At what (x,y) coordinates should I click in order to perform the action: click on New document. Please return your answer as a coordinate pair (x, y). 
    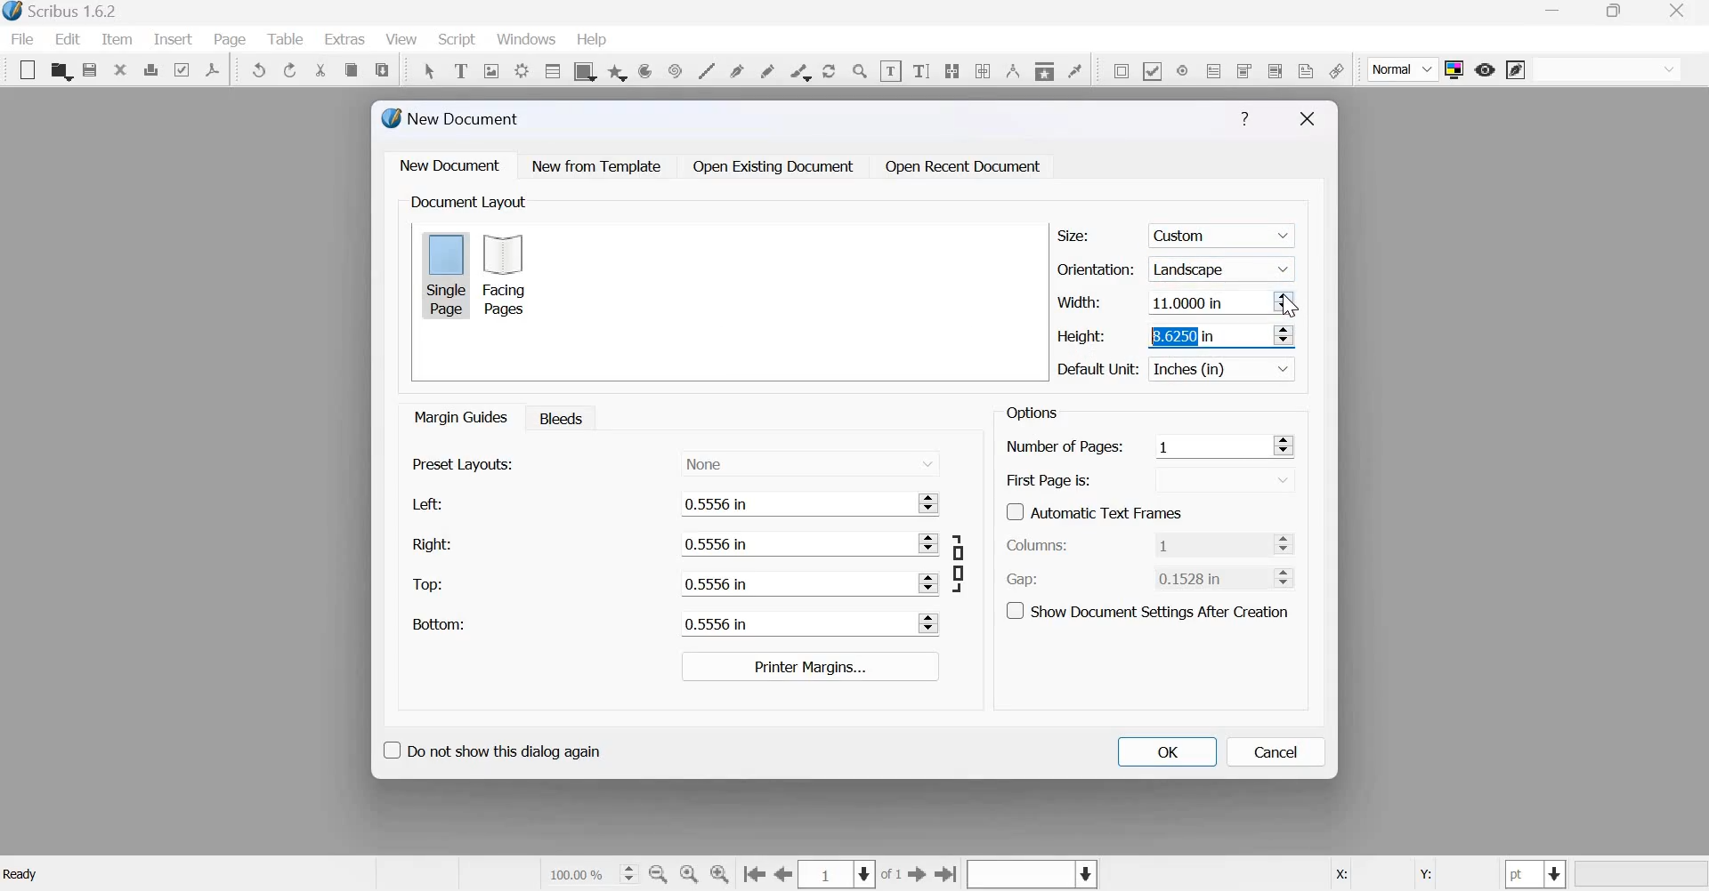
    Looking at the image, I should click on (450, 165).